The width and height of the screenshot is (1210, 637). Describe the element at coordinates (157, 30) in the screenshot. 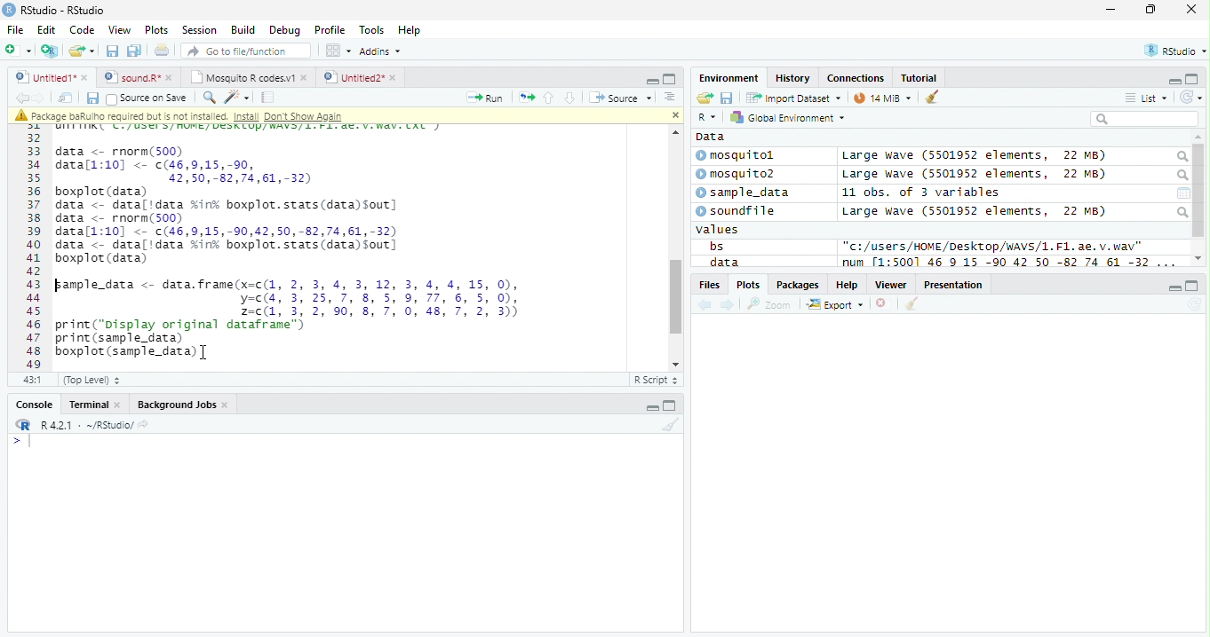

I see `Plots` at that location.